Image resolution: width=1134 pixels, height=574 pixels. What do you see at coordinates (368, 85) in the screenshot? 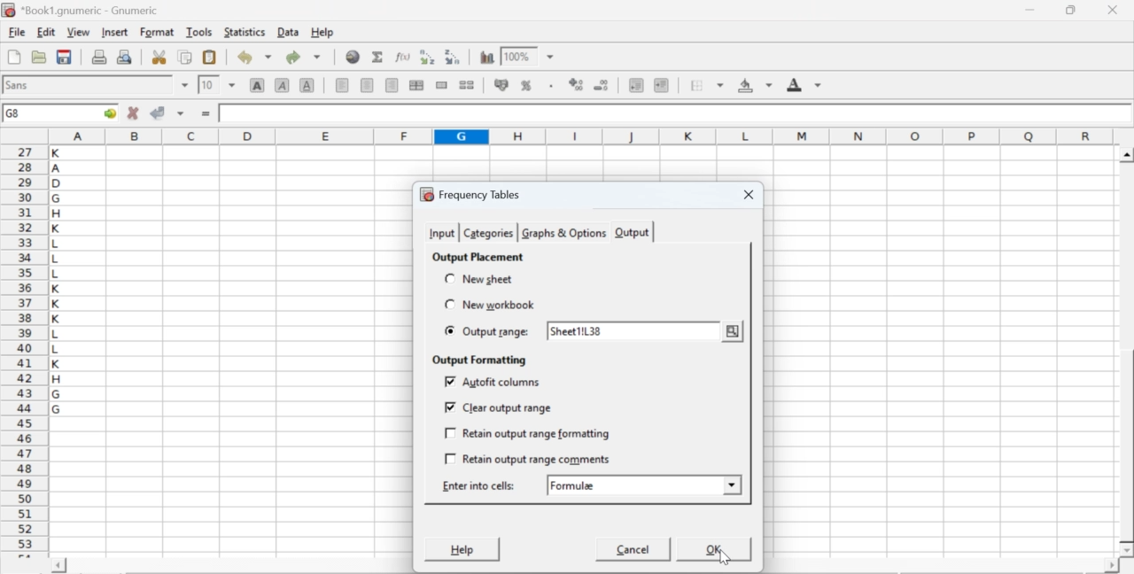
I see `center horizontally` at bounding box center [368, 85].